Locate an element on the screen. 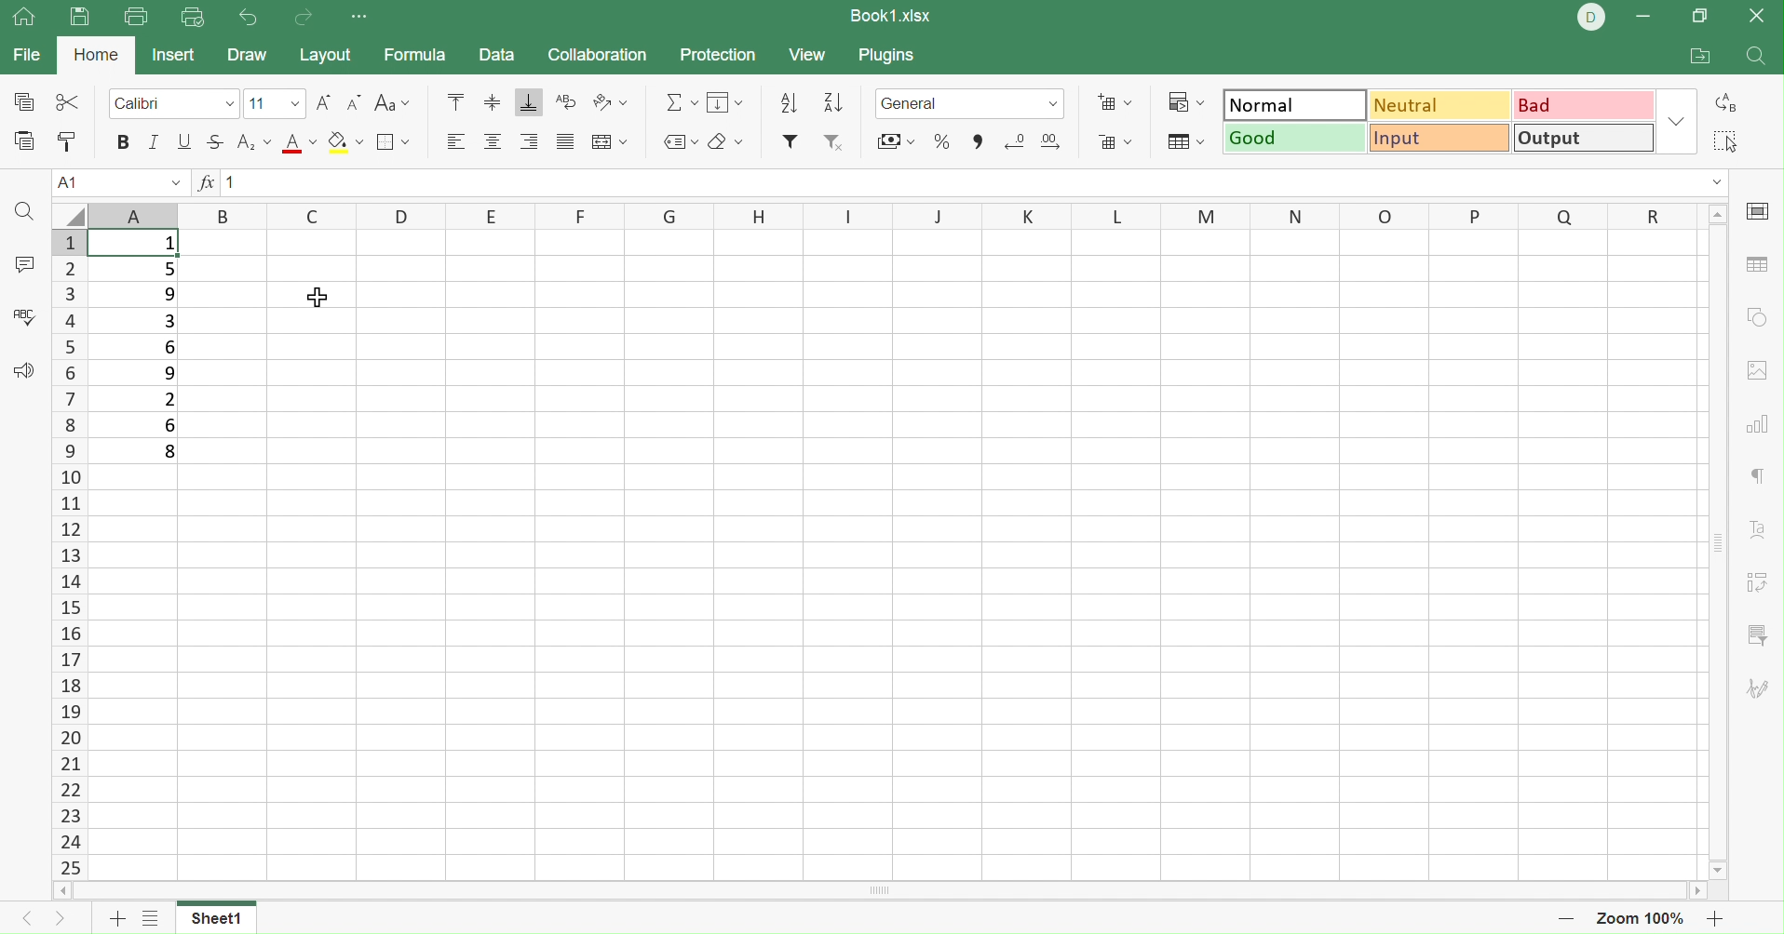  Scroll bar is located at coordinates (881, 891).